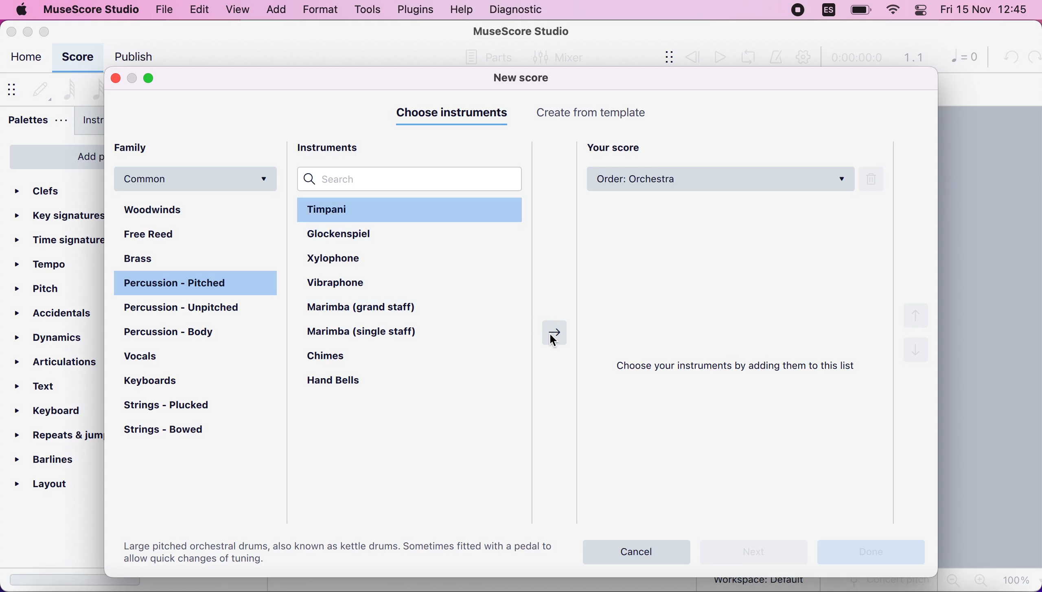 The image size is (1042, 592). What do you see at coordinates (858, 11) in the screenshot?
I see `battery` at bounding box center [858, 11].